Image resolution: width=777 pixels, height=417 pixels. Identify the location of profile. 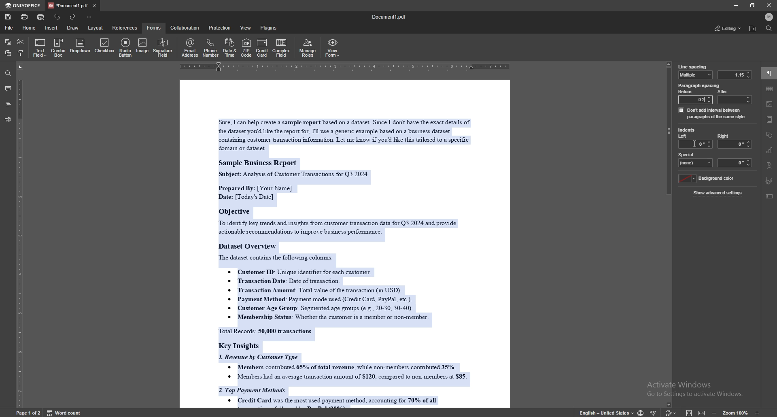
(769, 17).